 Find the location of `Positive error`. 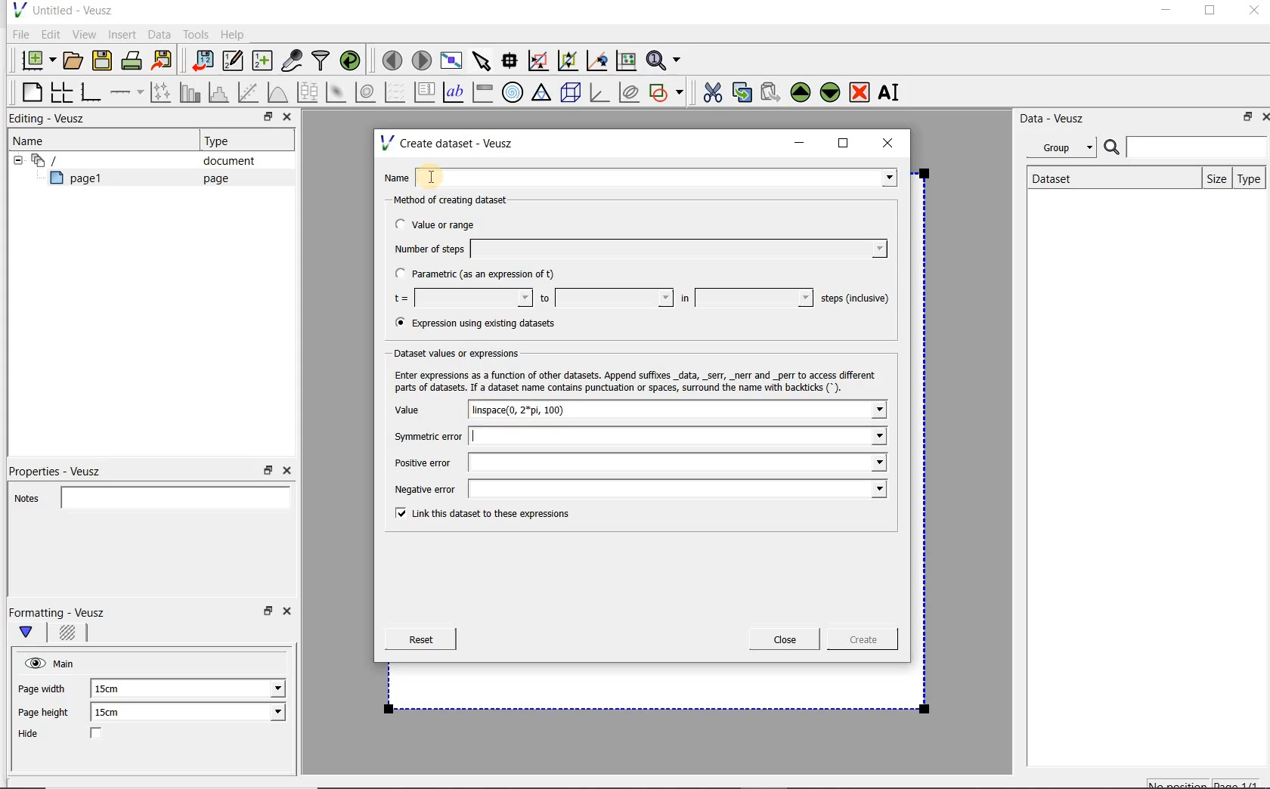

Positive error is located at coordinates (634, 463).